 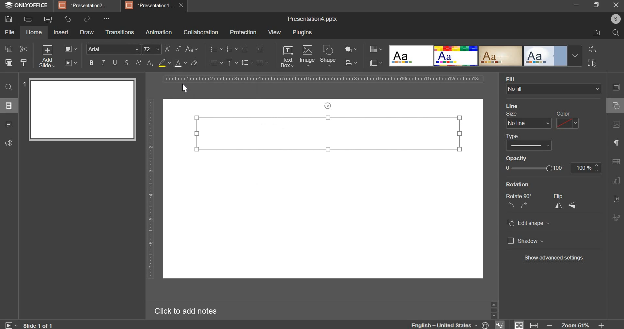 I want to click on view, so click(x=274, y=32).